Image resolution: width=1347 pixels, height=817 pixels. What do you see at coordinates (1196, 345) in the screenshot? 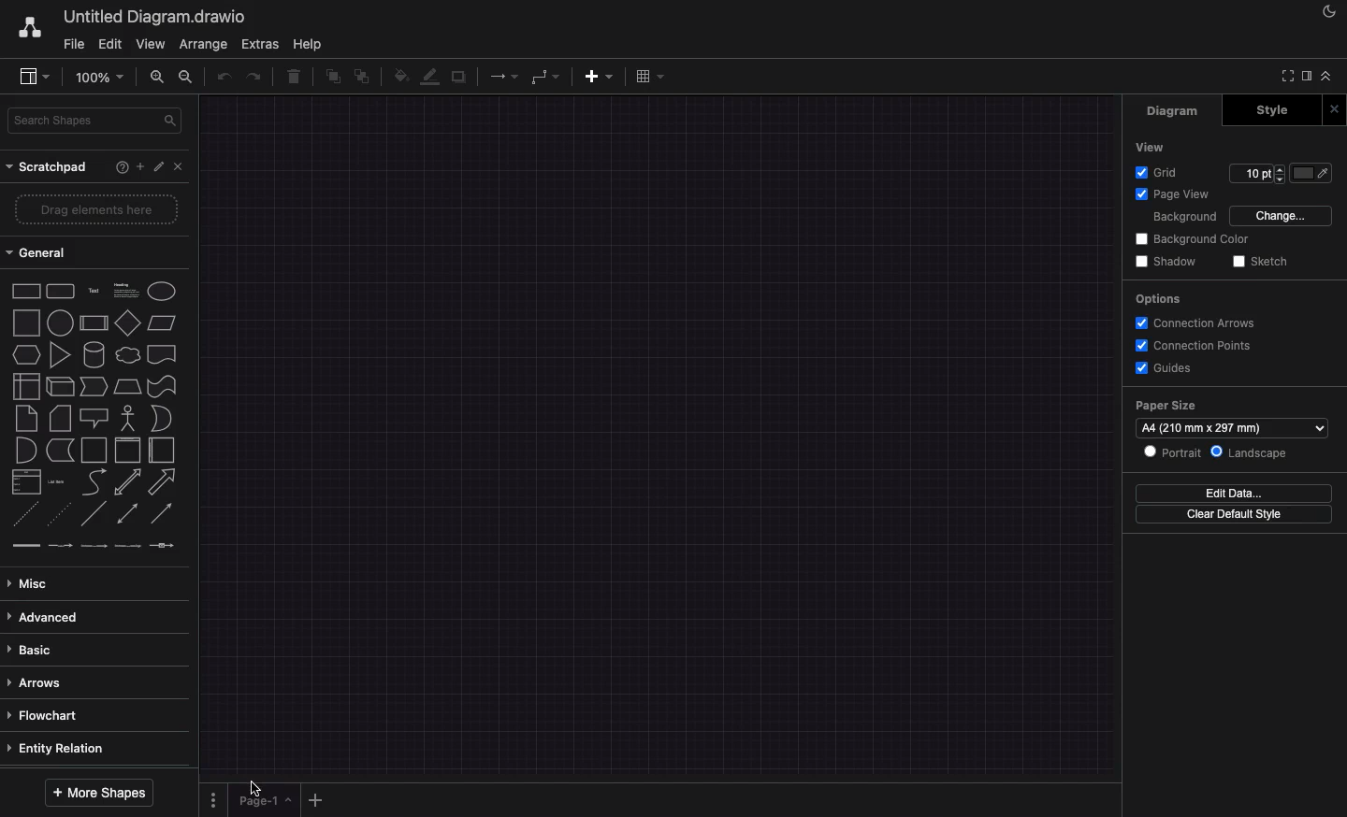
I see `connection points` at bounding box center [1196, 345].